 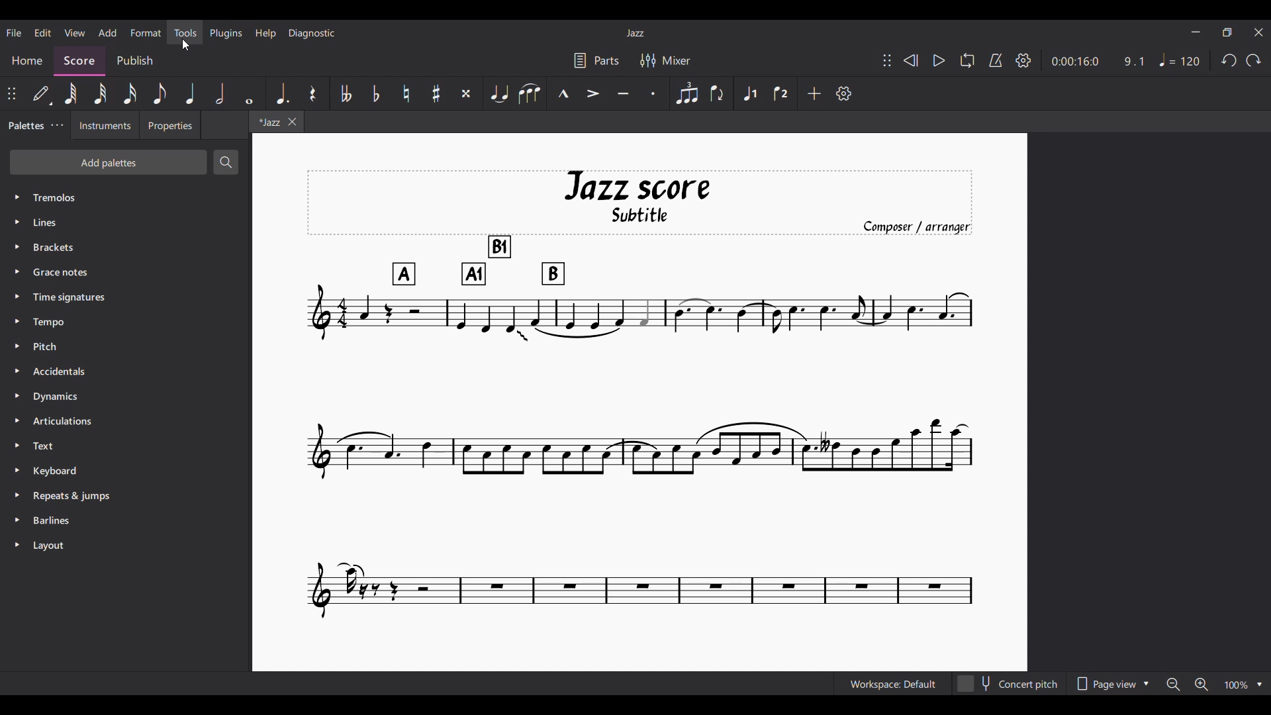 What do you see at coordinates (100, 93) in the screenshot?
I see `32nd note` at bounding box center [100, 93].